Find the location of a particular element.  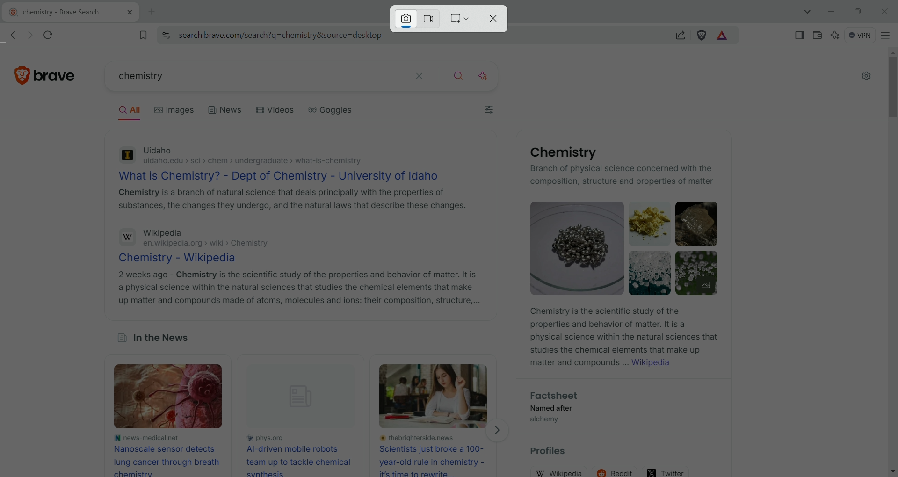

close is located at coordinates (884, 11).